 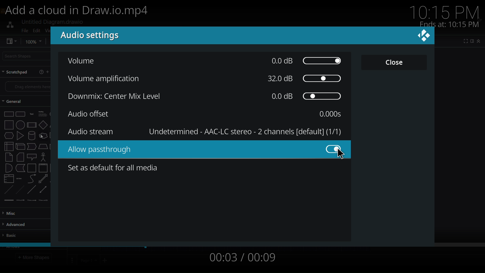 What do you see at coordinates (84, 60) in the screenshot?
I see `volume` at bounding box center [84, 60].